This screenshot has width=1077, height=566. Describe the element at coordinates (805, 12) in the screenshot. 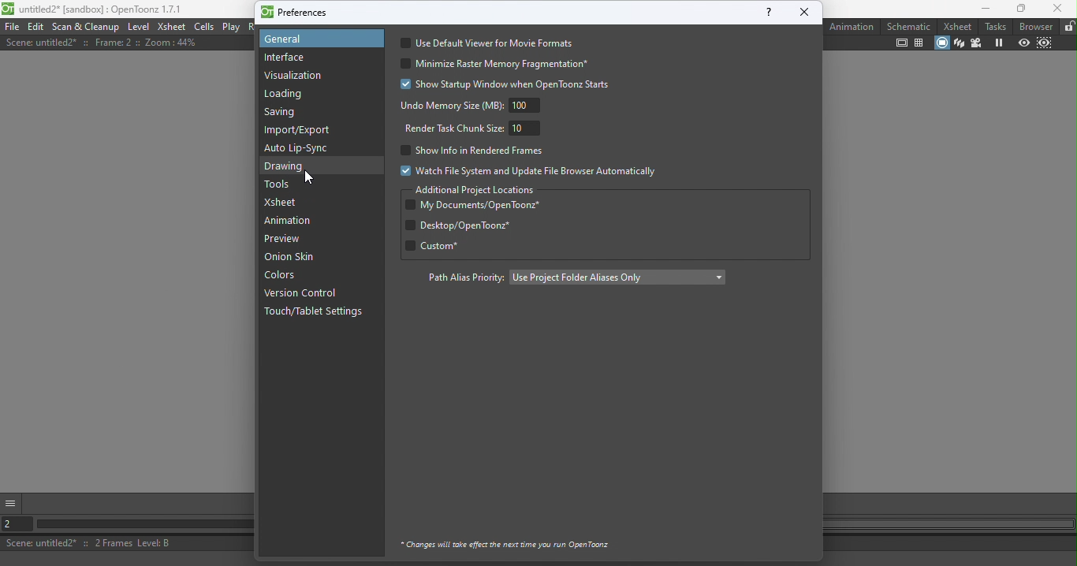

I see `close` at that location.